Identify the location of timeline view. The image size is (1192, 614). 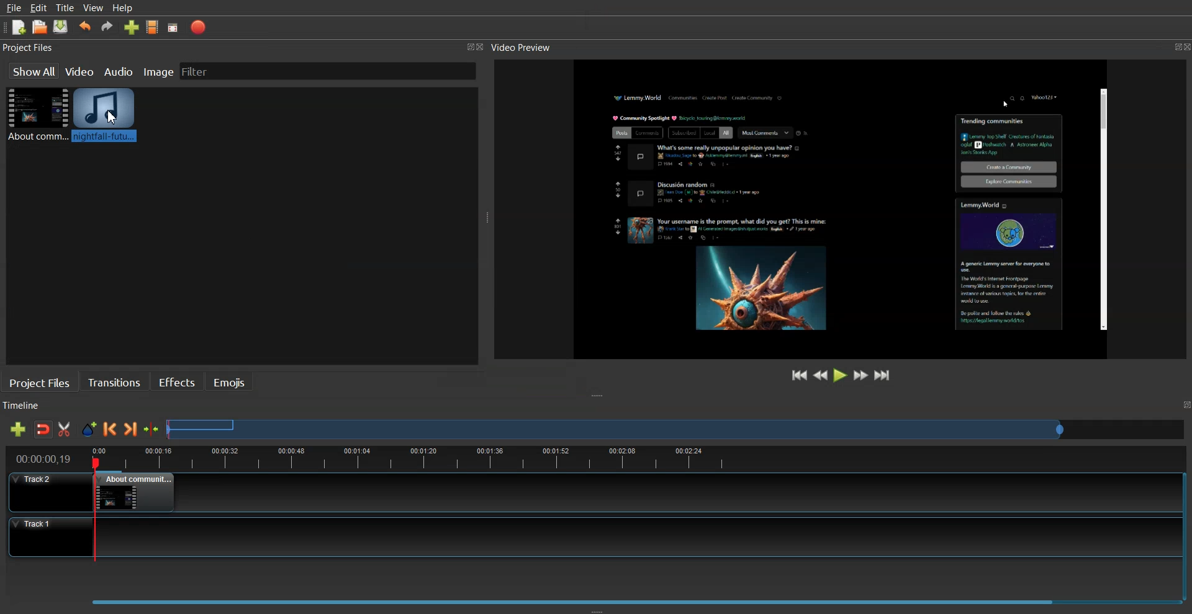
(590, 457).